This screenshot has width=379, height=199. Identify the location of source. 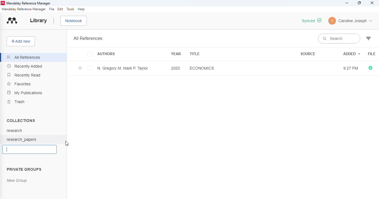
(308, 54).